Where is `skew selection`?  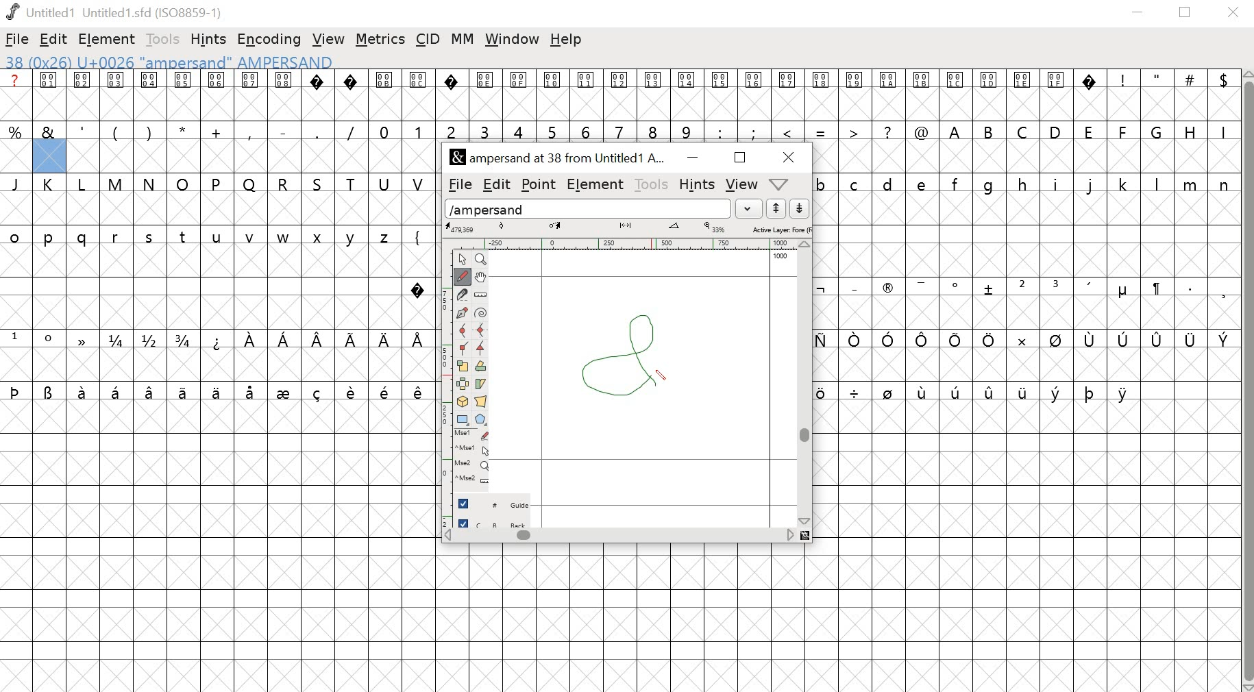 skew selection is located at coordinates (482, 384).